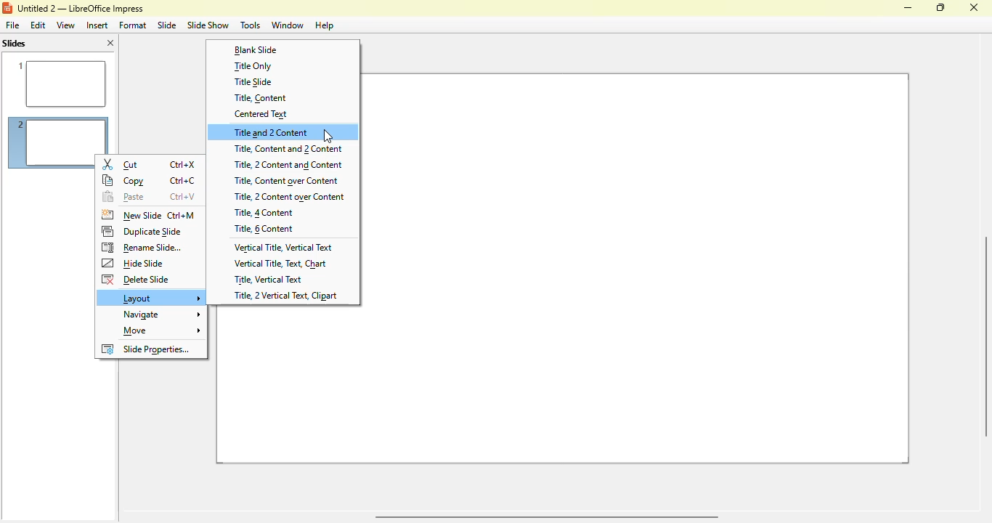 The width and height of the screenshot is (992, 523). I want to click on hide slide, so click(134, 264).